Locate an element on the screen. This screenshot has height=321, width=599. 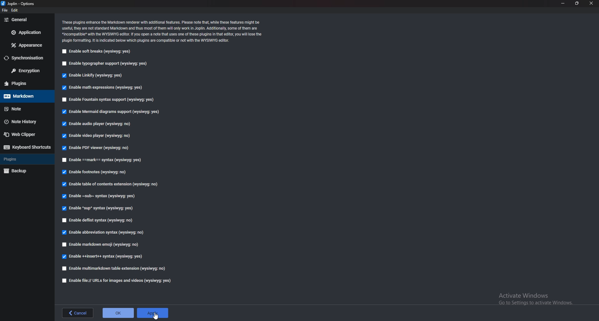
edit is located at coordinates (16, 10).